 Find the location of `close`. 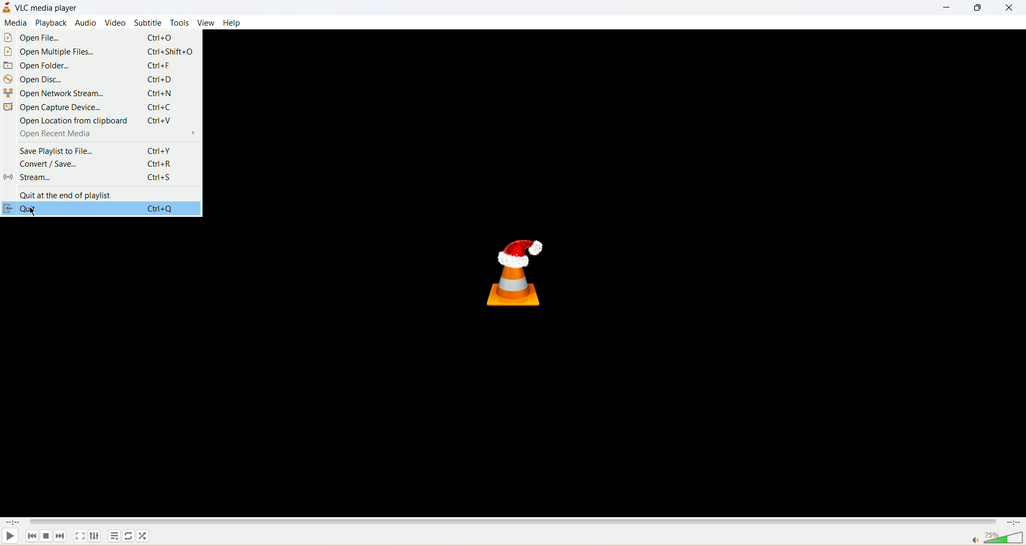

close is located at coordinates (1013, 7).